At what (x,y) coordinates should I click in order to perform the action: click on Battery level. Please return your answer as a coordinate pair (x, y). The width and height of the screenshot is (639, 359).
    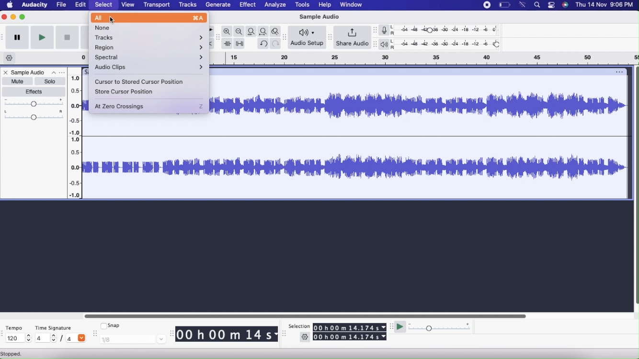
    Looking at the image, I should click on (505, 5).